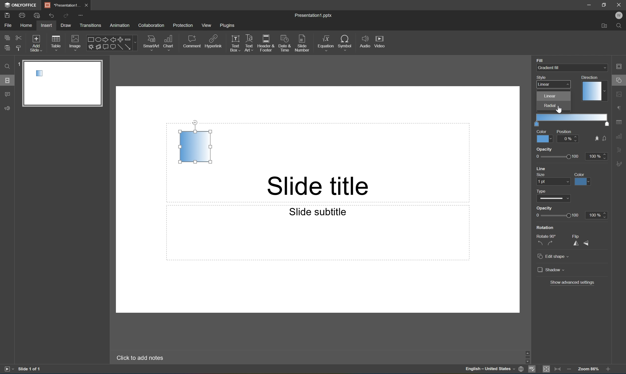 This screenshot has width=626, height=374. I want to click on Comment, so click(193, 41).